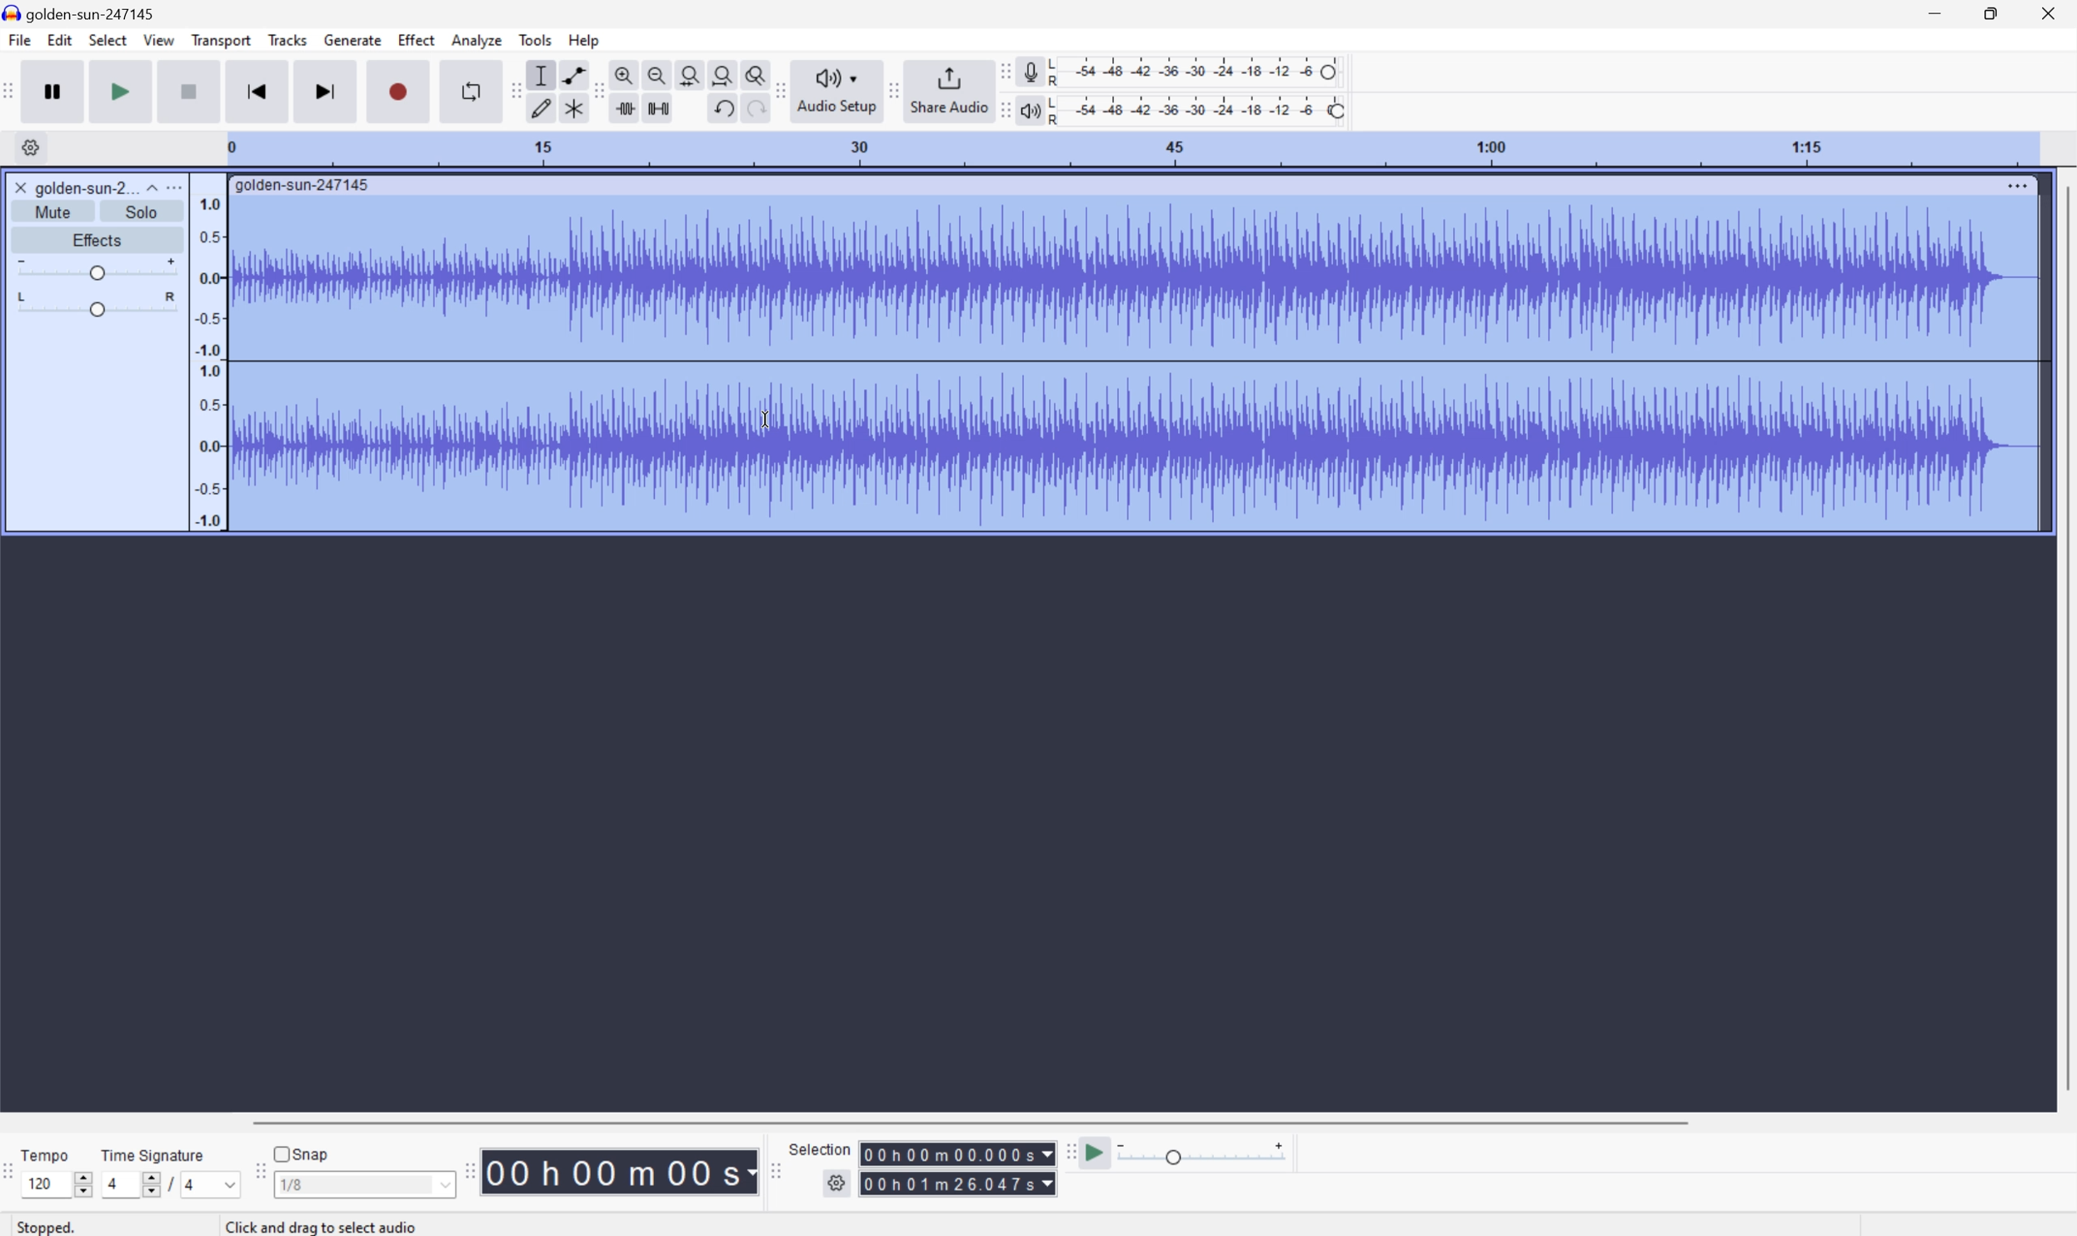 Image resolution: width=2077 pixels, height=1236 pixels. What do you see at coordinates (1001, 112) in the screenshot?
I see `Audacity playback meter toolbar` at bounding box center [1001, 112].